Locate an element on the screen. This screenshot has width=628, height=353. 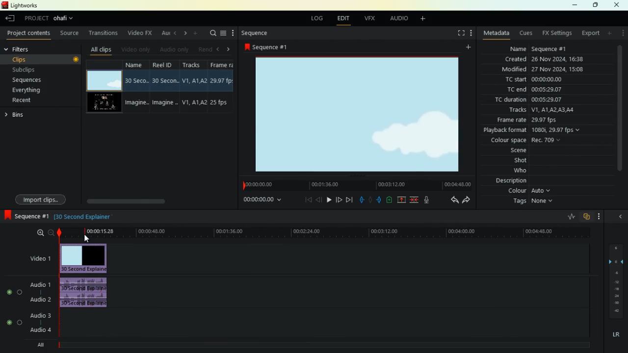
metadata is located at coordinates (497, 32).